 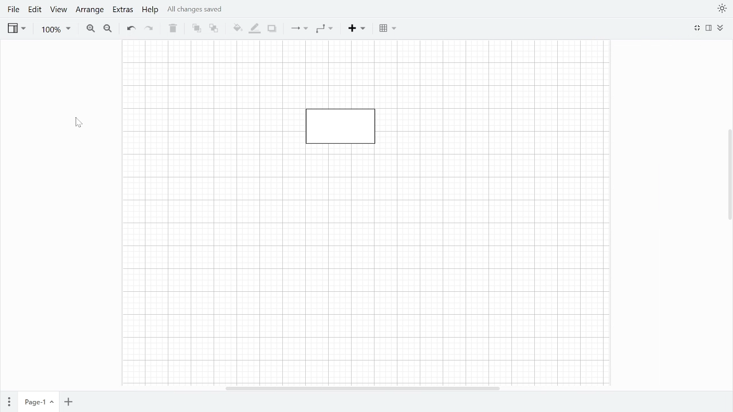 I want to click on Insert, so click(x=357, y=30).